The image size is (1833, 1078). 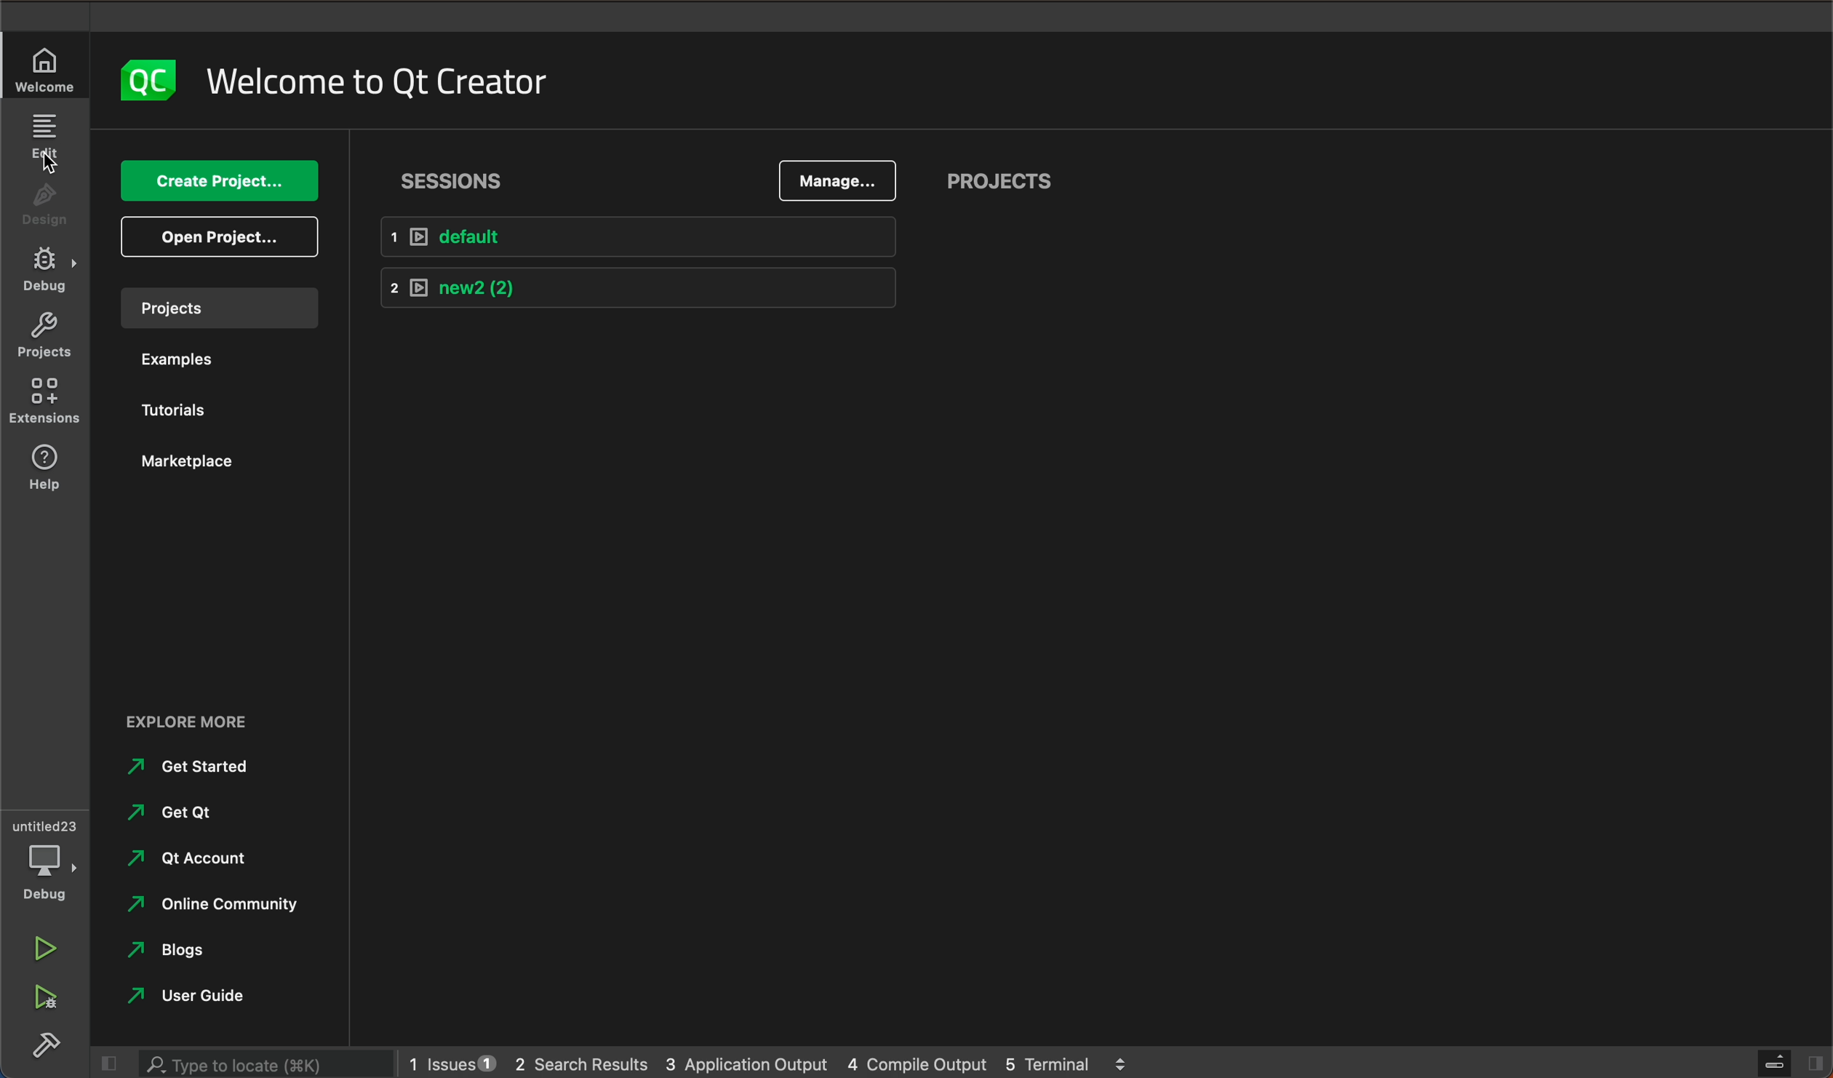 I want to click on close slide bar, so click(x=111, y=1064).